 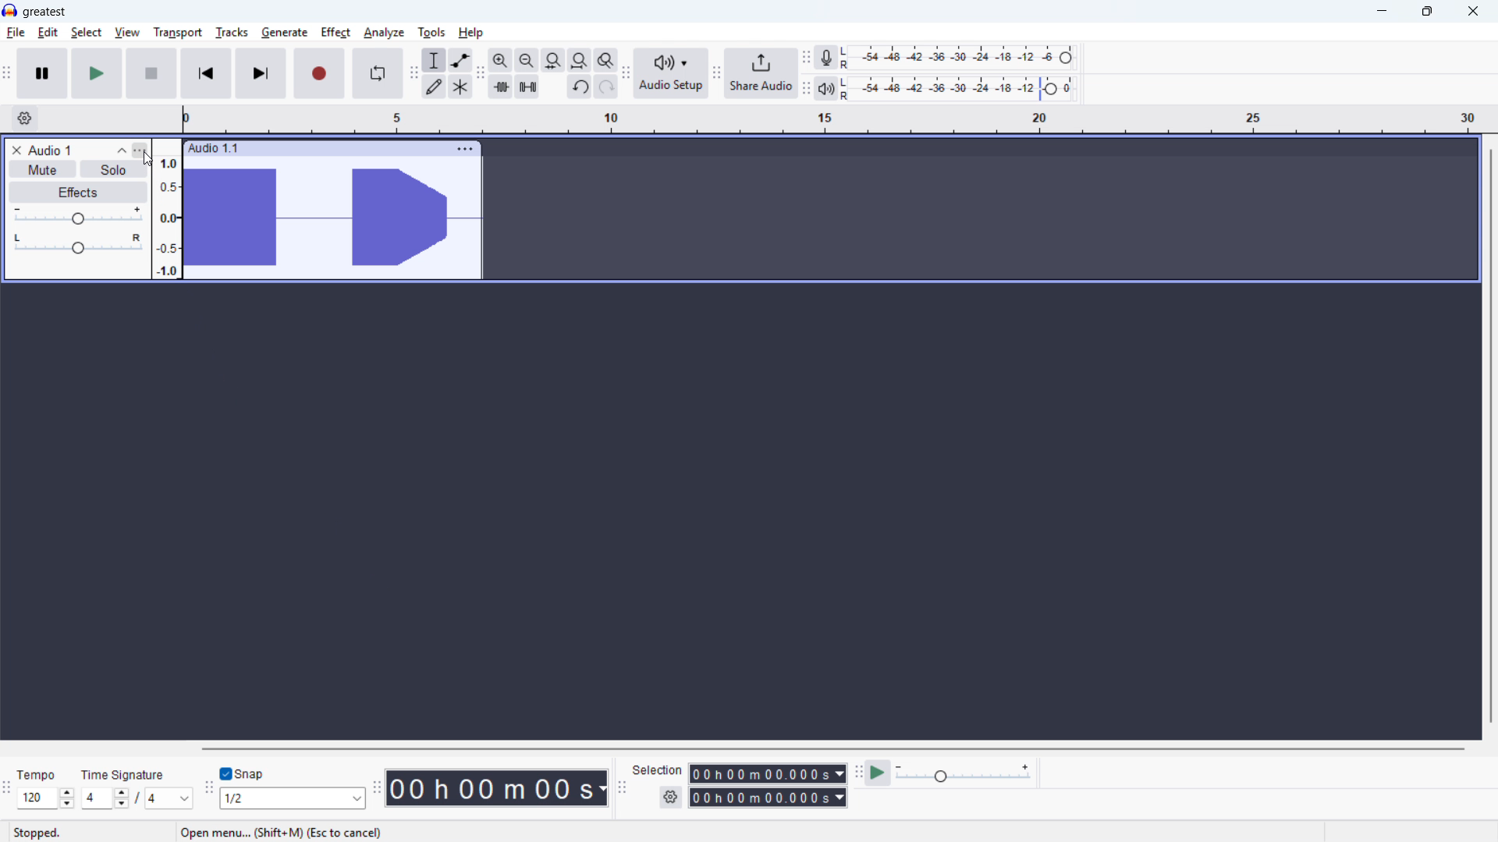 I want to click on tracks , so click(x=231, y=33).